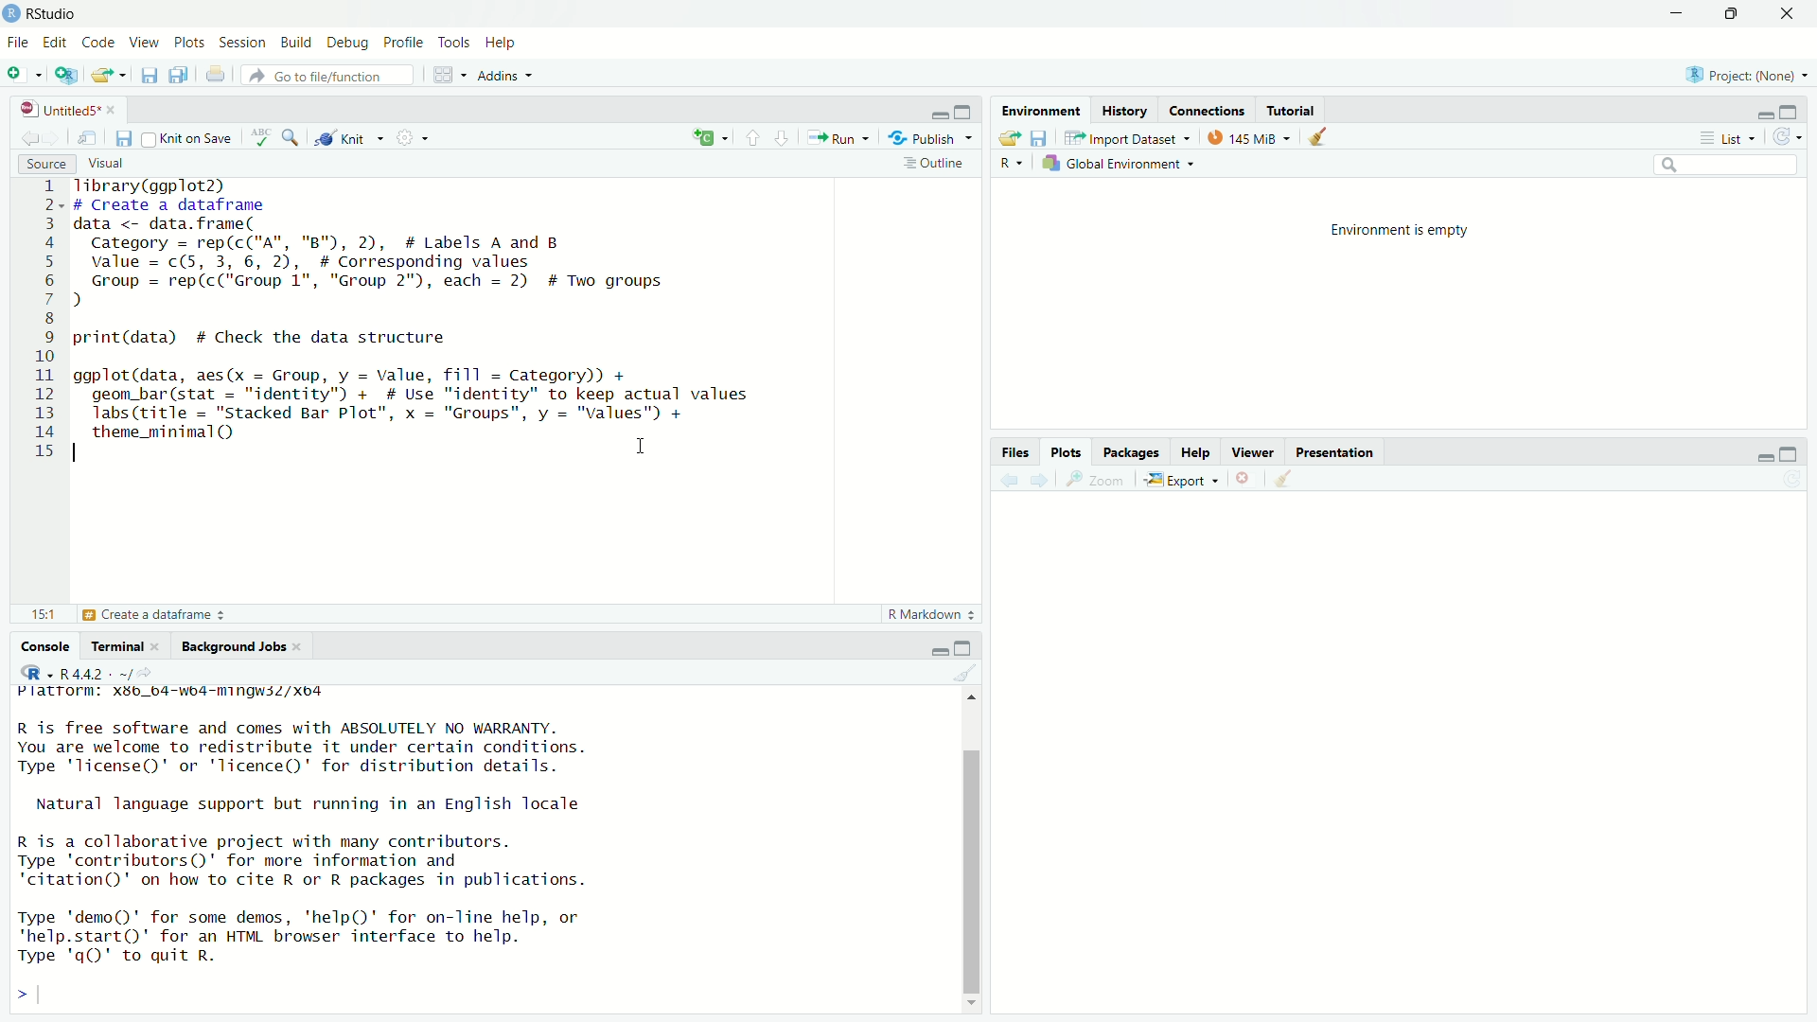 Image resolution: width=1817 pixels, height=1022 pixels. I want to click on Scrollbar, so click(972, 862).